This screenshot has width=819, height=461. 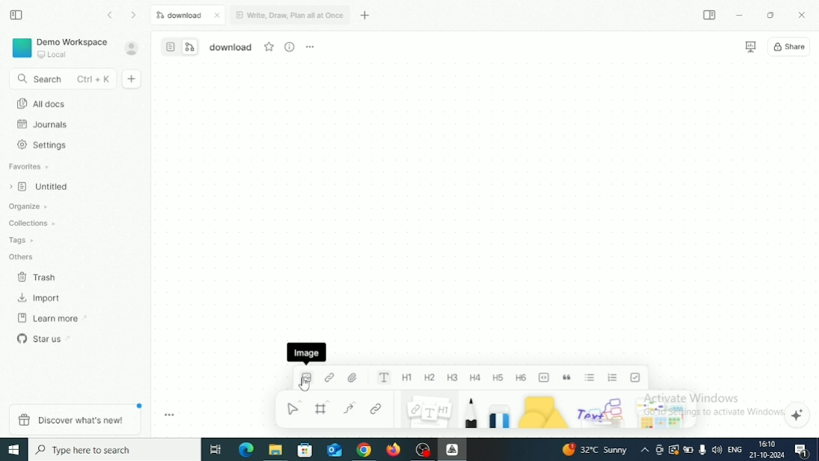 What do you see at coordinates (310, 47) in the screenshot?
I see `More` at bounding box center [310, 47].